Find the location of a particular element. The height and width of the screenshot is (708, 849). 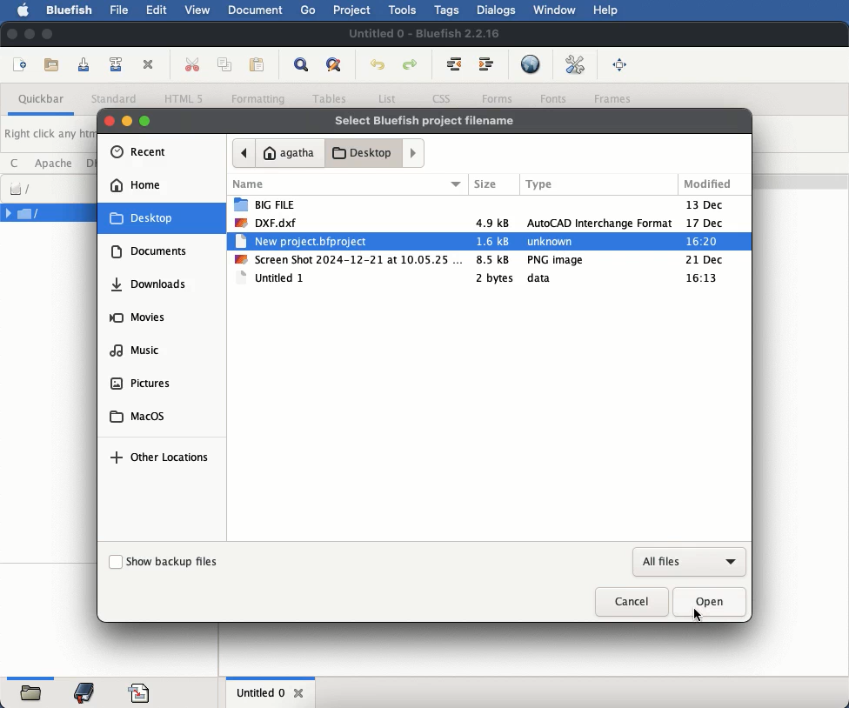

other locations is located at coordinates (161, 458).